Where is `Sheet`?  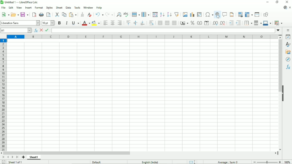 Sheet is located at coordinates (59, 7).